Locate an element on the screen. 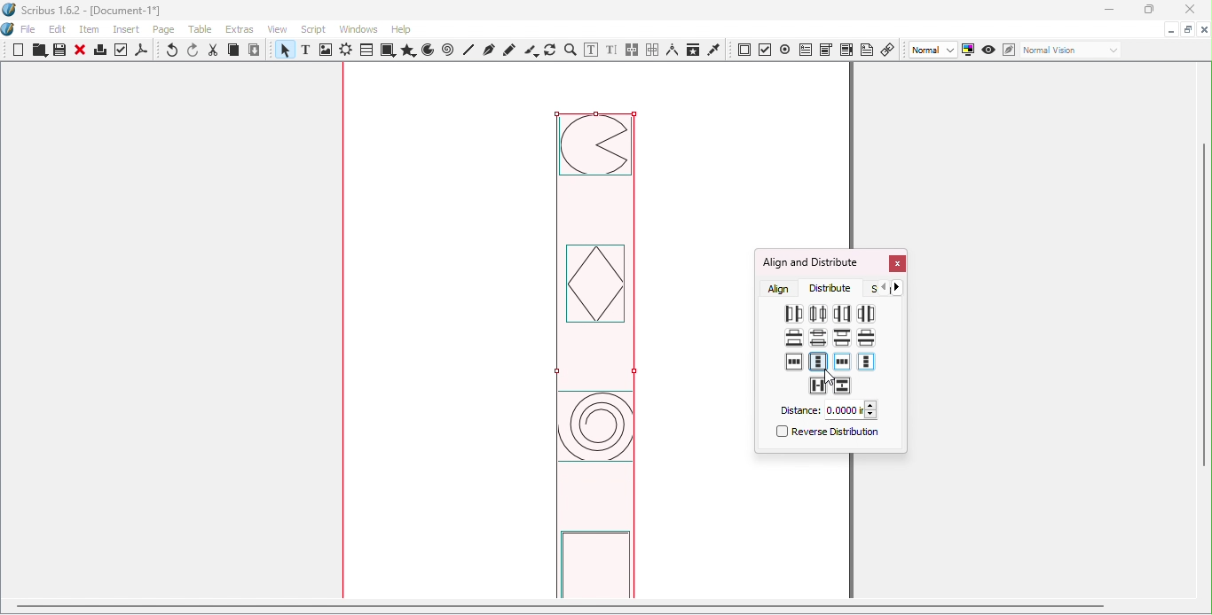 The height and width of the screenshot is (615, 1212). File is located at coordinates (28, 30).